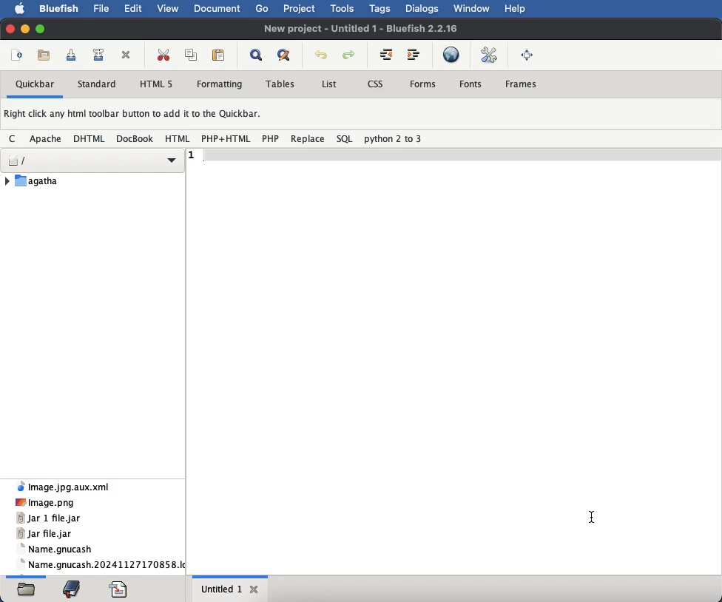 The image size is (722, 602). What do you see at coordinates (51, 518) in the screenshot?
I see `Jar 1 file jar` at bounding box center [51, 518].